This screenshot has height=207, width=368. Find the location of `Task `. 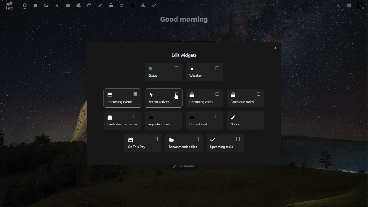

Task  is located at coordinates (155, 5).